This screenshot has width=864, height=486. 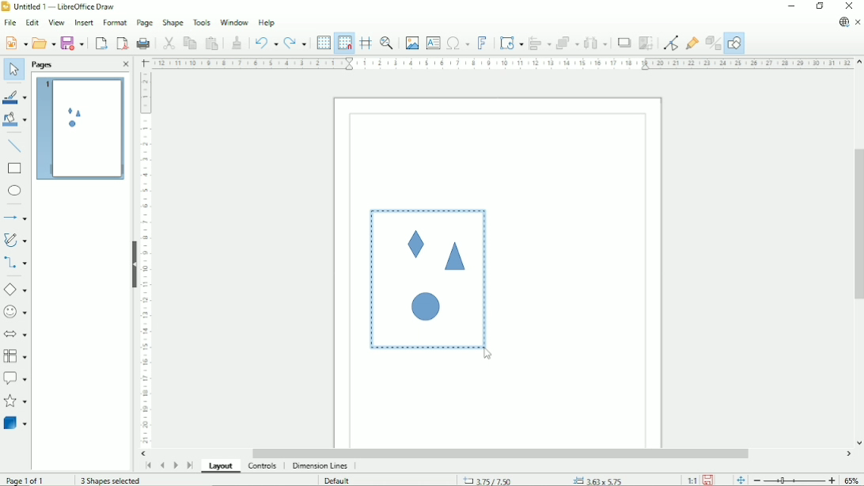 I want to click on Horizontal scroll button, so click(x=848, y=455).